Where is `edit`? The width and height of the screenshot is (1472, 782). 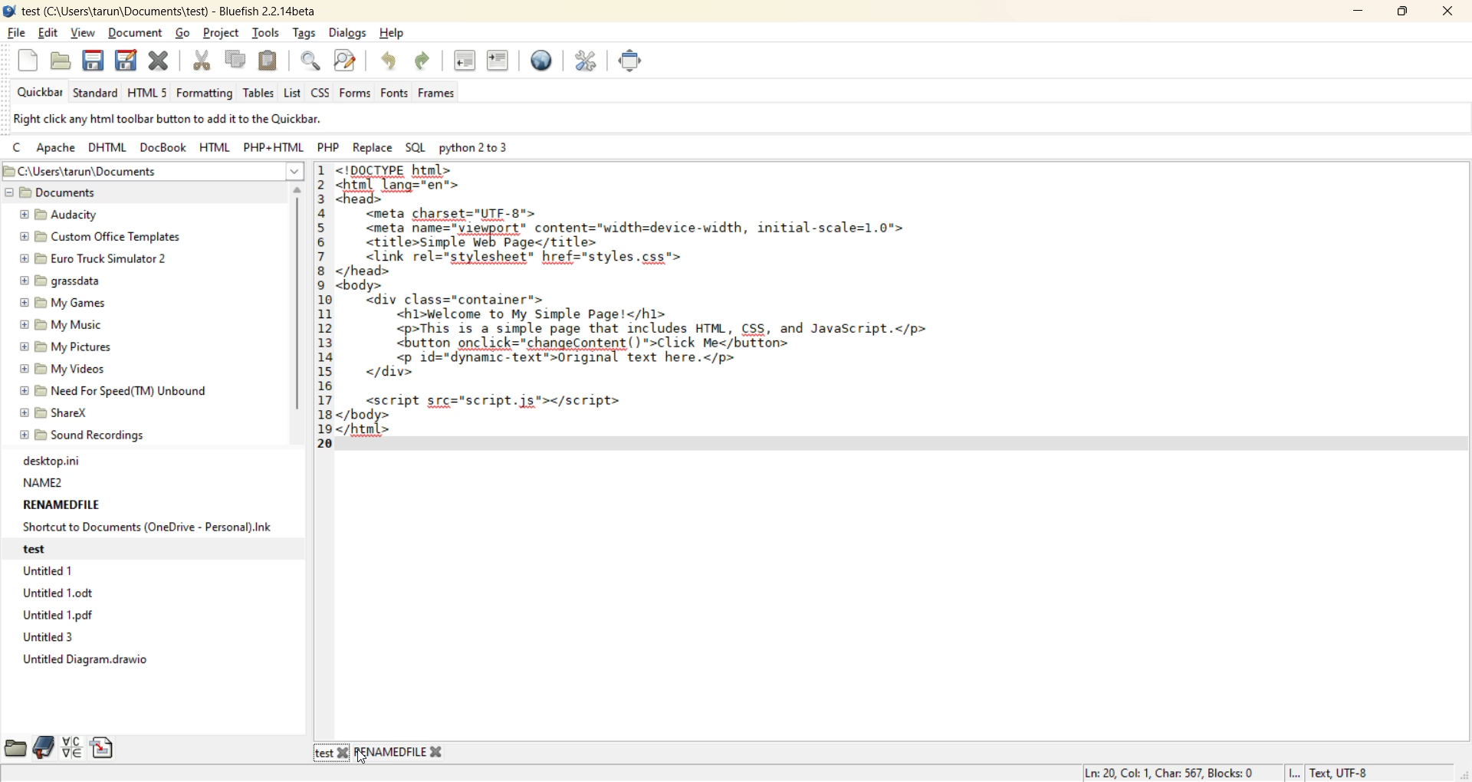 edit is located at coordinates (50, 34).